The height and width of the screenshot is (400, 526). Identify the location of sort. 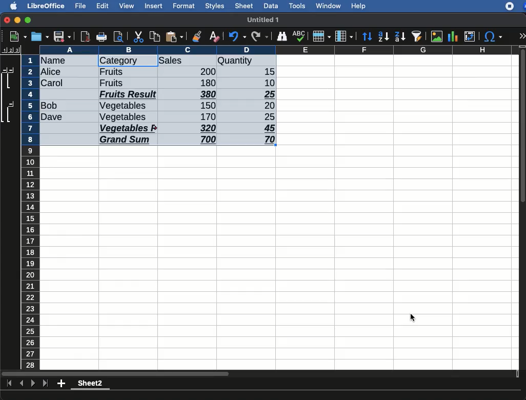
(367, 37).